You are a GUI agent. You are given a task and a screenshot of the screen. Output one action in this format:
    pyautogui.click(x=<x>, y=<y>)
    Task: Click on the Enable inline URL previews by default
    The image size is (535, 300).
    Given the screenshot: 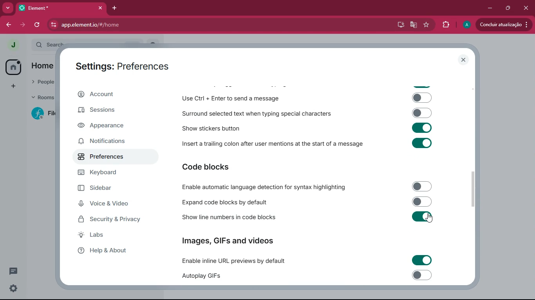 What is the action you would take?
    pyautogui.click(x=306, y=261)
    